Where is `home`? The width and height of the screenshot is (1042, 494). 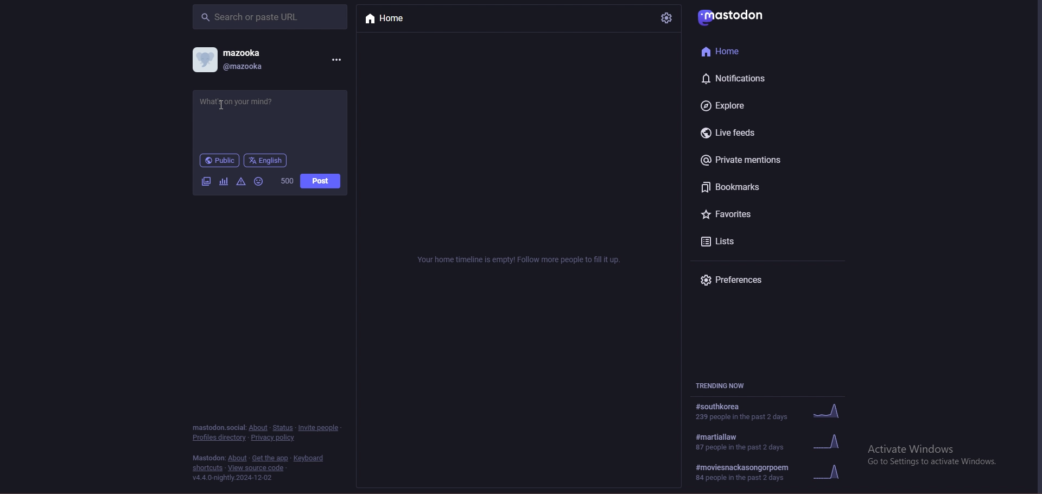 home is located at coordinates (395, 19).